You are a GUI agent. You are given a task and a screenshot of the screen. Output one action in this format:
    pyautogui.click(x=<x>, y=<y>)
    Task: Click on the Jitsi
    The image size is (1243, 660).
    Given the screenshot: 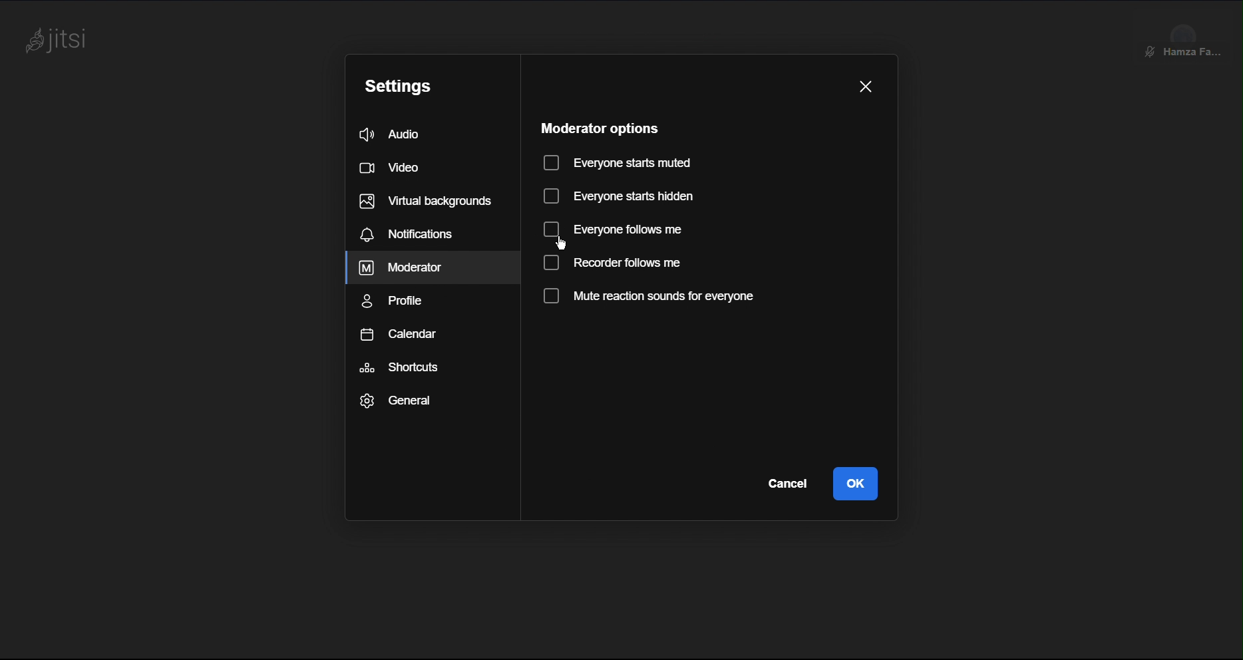 What is the action you would take?
    pyautogui.click(x=62, y=41)
    